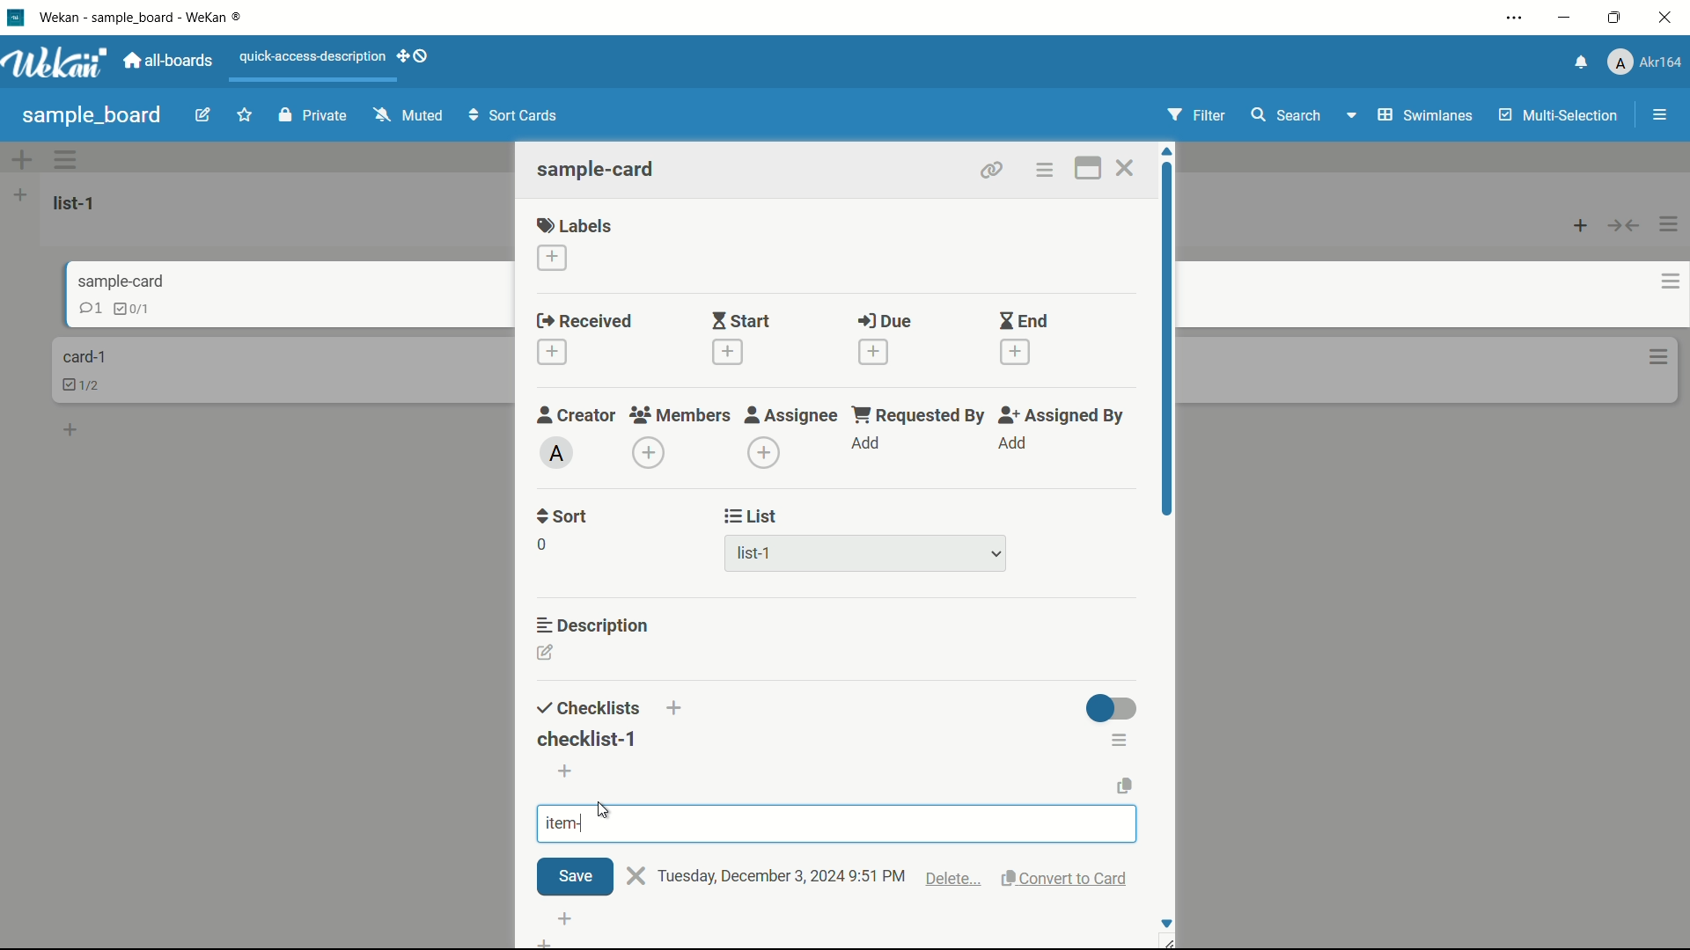 The width and height of the screenshot is (1690, 950). What do you see at coordinates (571, 917) in the screenshot?
I see `add` at bounding box center [571, 917].